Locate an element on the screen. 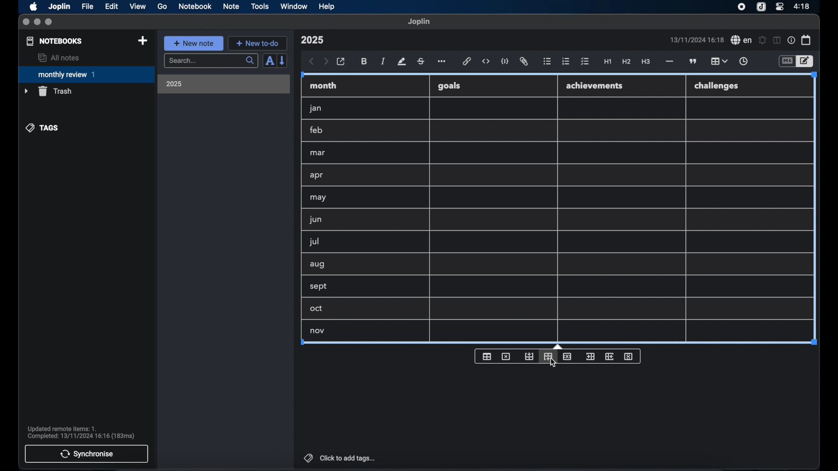 The width and height of the screenshot is (838, 471). calendar is located at coordinates (807, 40).